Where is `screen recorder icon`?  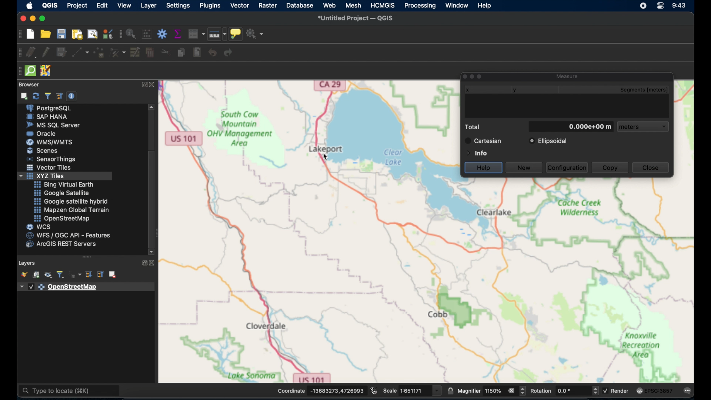
screen recorder icon is located at coordinates (643, 6).